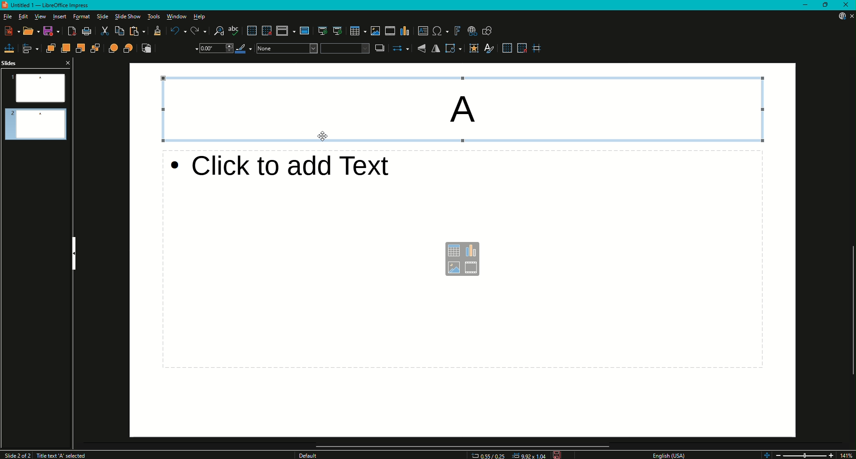 This screenshot has height=459, width=856. What do you see at coordinates (96, 48) in the screenshot?
I see `Send to Back` at bounding box center [96, 48].